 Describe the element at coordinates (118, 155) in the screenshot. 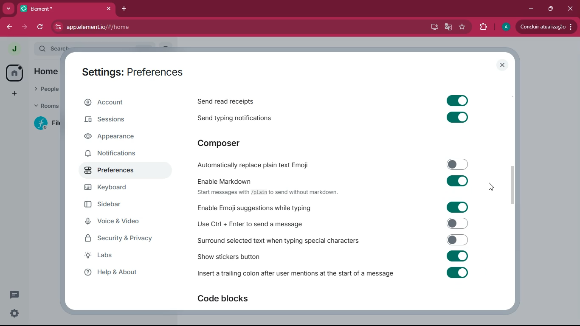

I see `notifications` at that location.